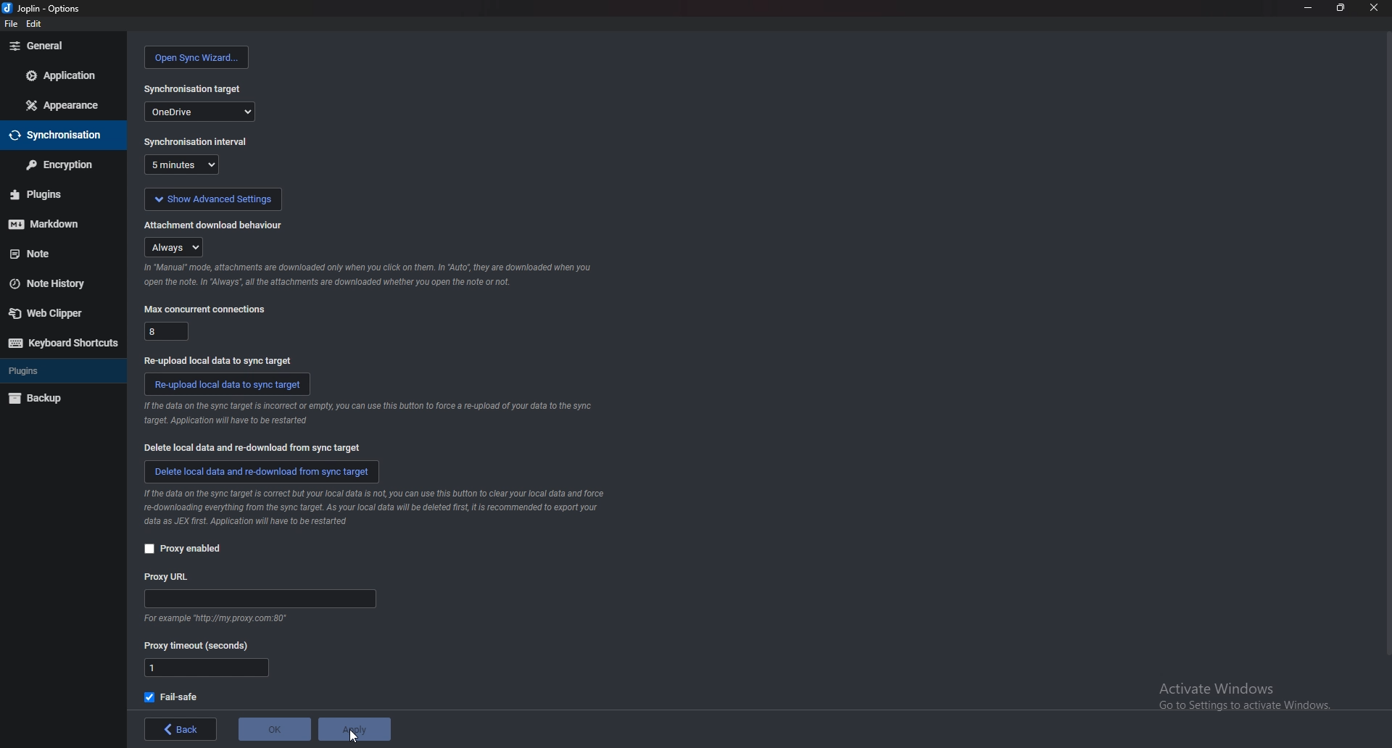  What do you see at coordinates (201, 644) in the screenshot?
I see `proxy timeout` at bounding box center [201, 644].